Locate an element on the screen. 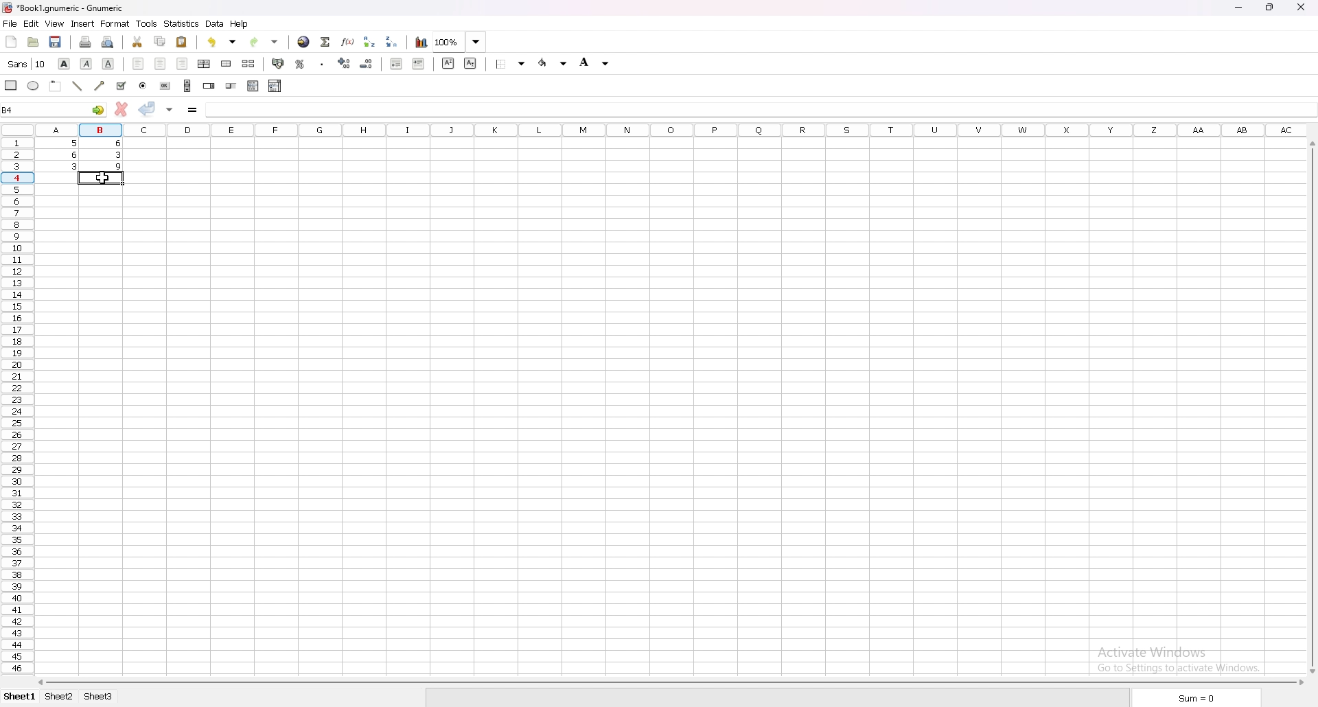  font is located at coordinates (27, 64).